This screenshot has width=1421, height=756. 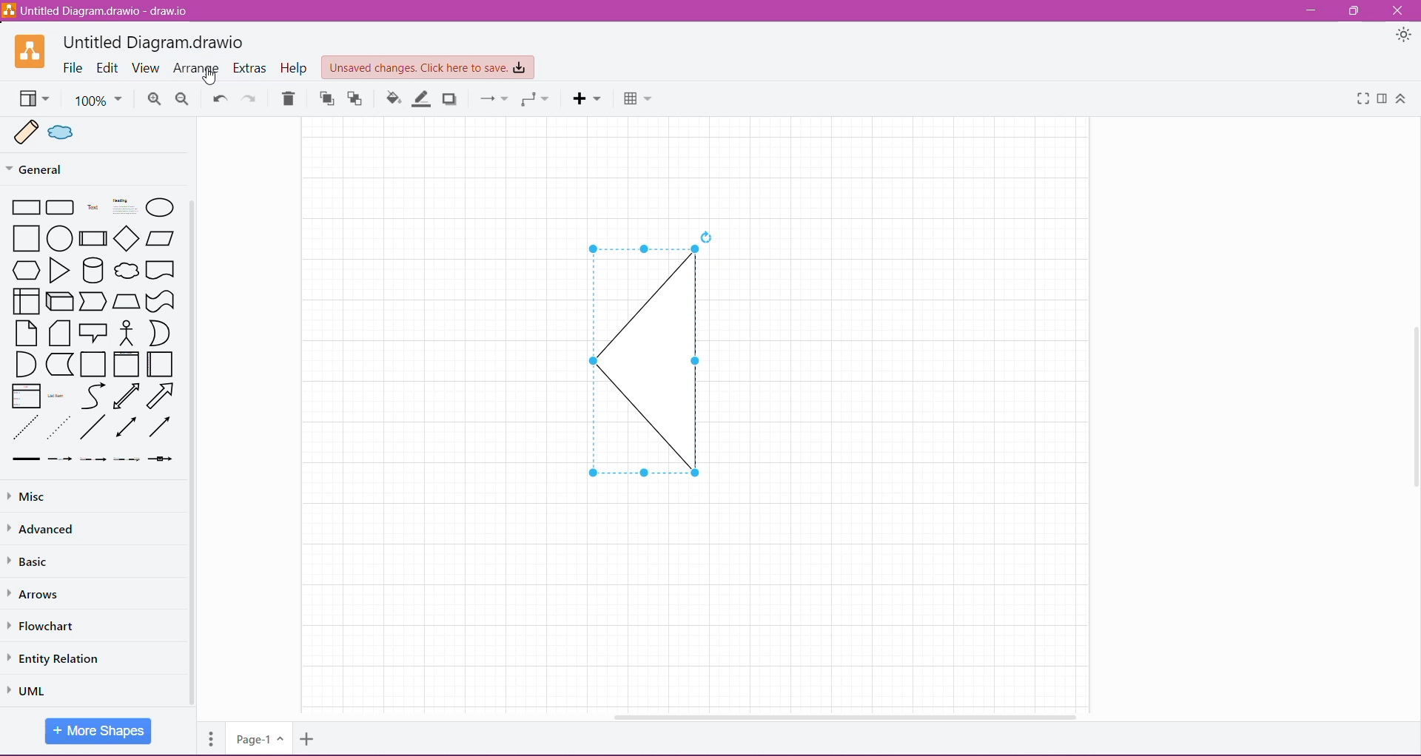 I want to click on Zoom Out, so click(x=180, y=99).